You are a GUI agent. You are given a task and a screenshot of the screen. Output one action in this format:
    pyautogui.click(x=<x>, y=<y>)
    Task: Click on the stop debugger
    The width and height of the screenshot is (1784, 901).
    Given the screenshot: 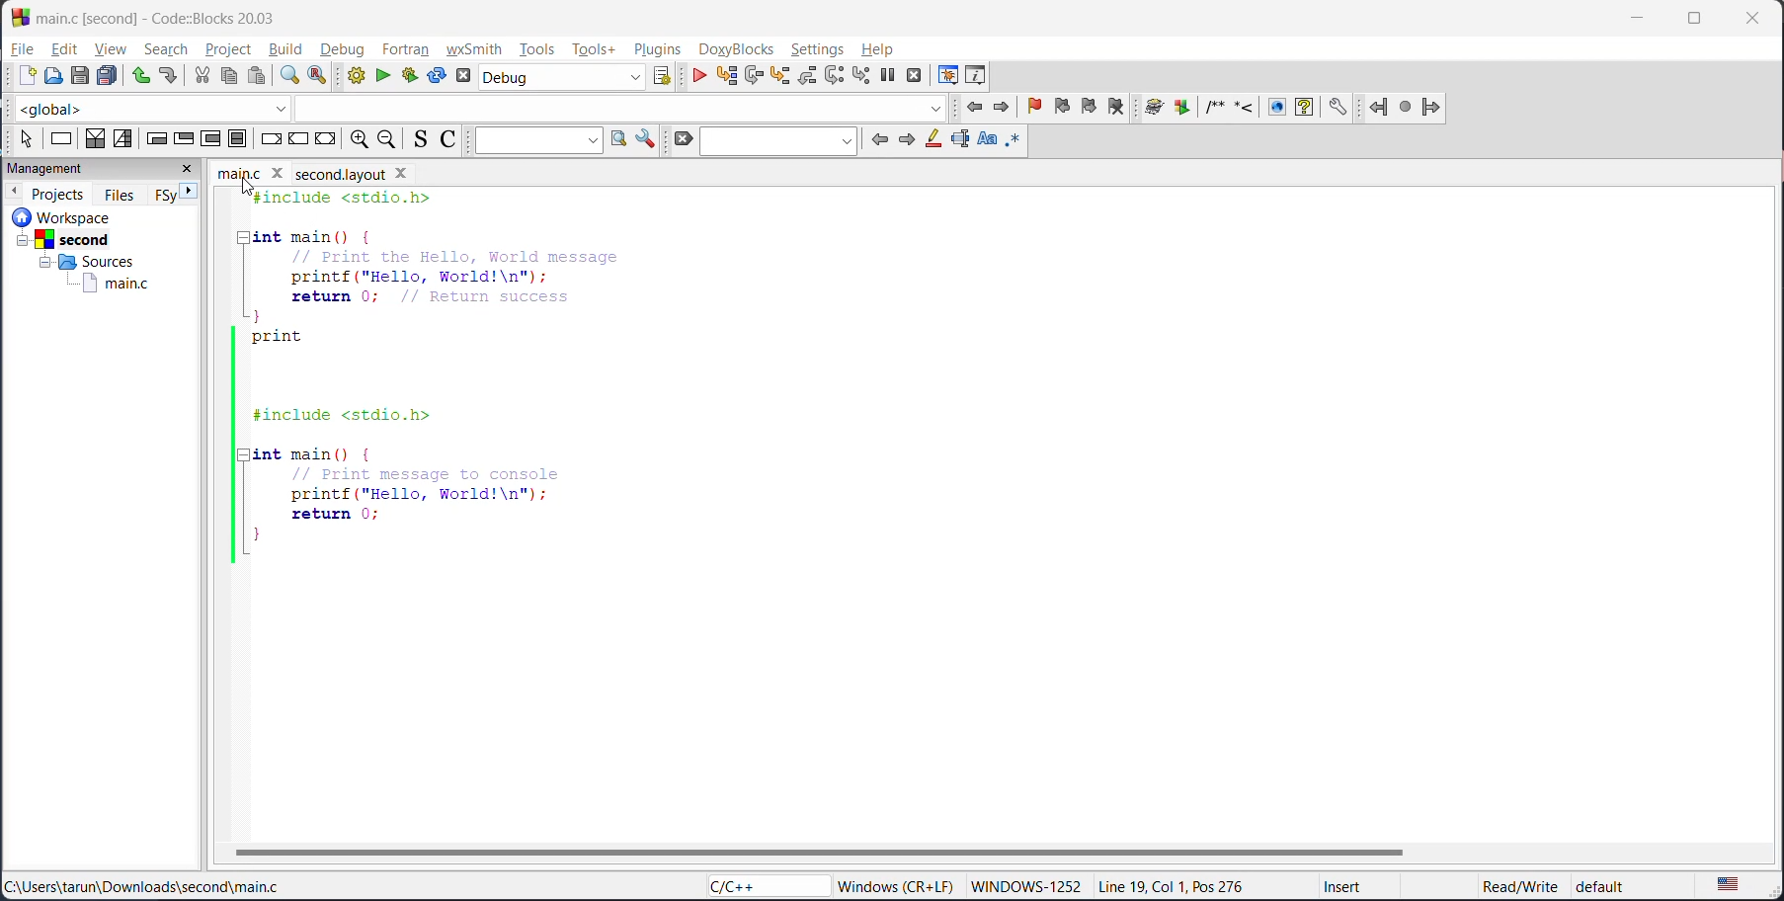 What is the action you would take?
    pyautogui.click(x=915, y=77)
    